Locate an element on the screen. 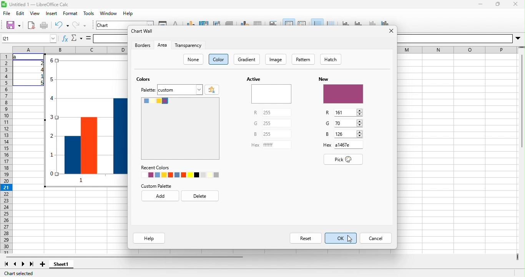  B is located at coordinates (327, 134).